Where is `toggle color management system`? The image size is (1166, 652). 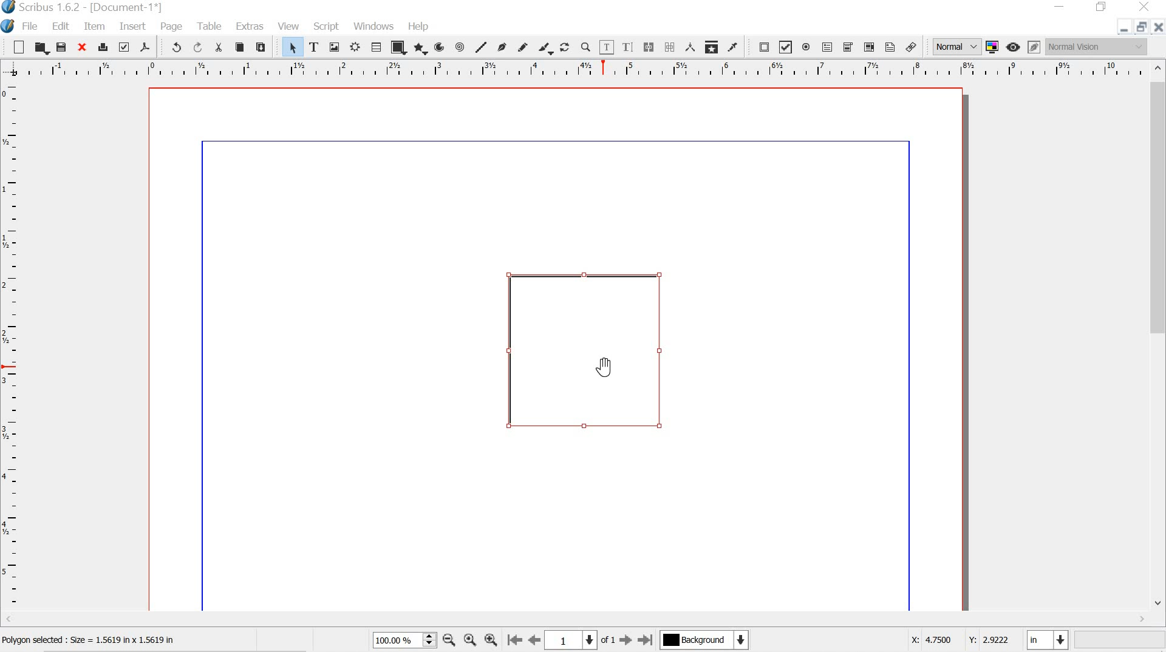 toggle color management system is located at coordinates (992, 47).